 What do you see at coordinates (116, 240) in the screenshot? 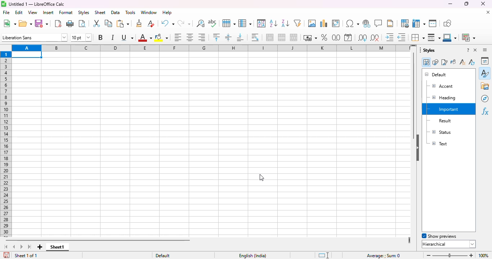
I see `horizontal scroll bar` at bounding box center [116, 240].